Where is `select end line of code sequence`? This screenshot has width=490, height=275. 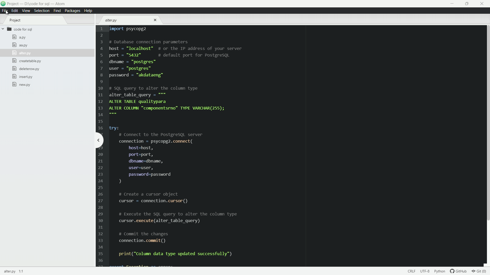
select end line of code sequence is located at coordinates (425, 271).